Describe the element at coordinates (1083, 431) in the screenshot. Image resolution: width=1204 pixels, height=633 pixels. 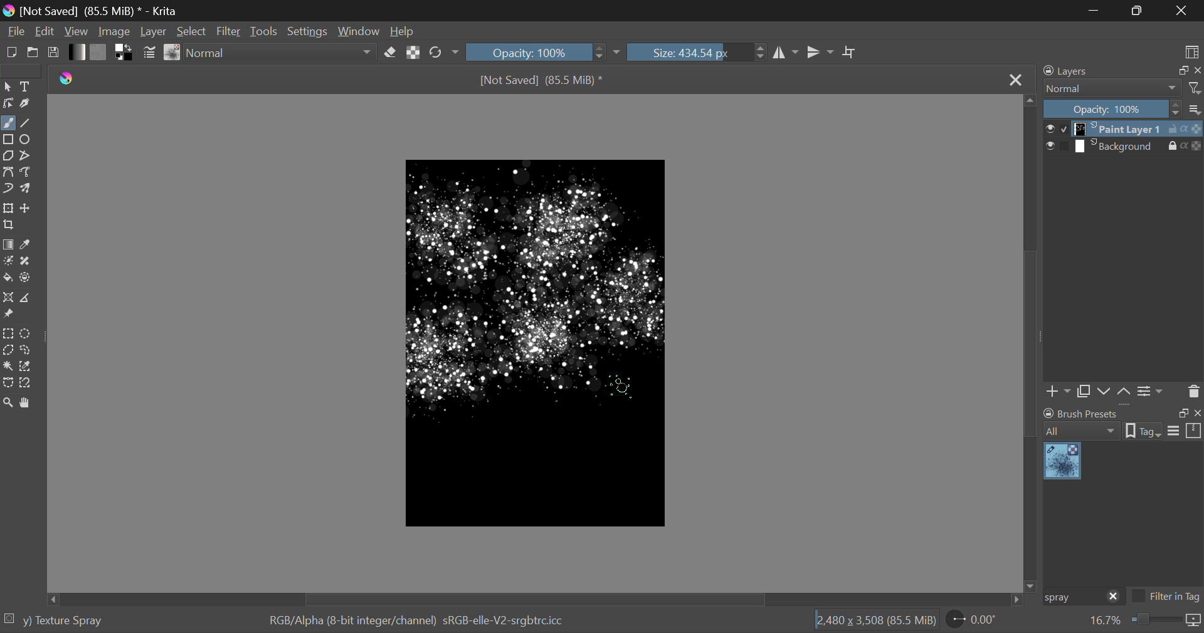
I see `all` at that location.